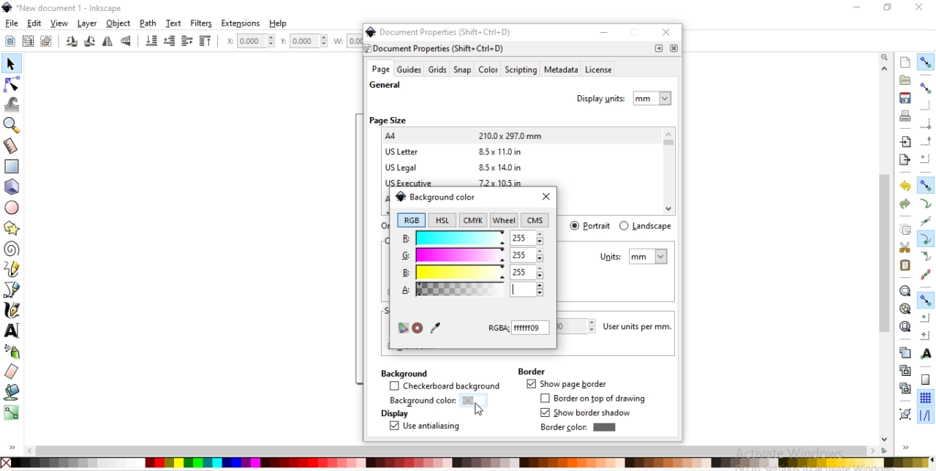 The width and height of the screenshot is (936, 471). Describe the element at coordinates (169, 42) in the screenshot. I see `lower selection one step` at that location.